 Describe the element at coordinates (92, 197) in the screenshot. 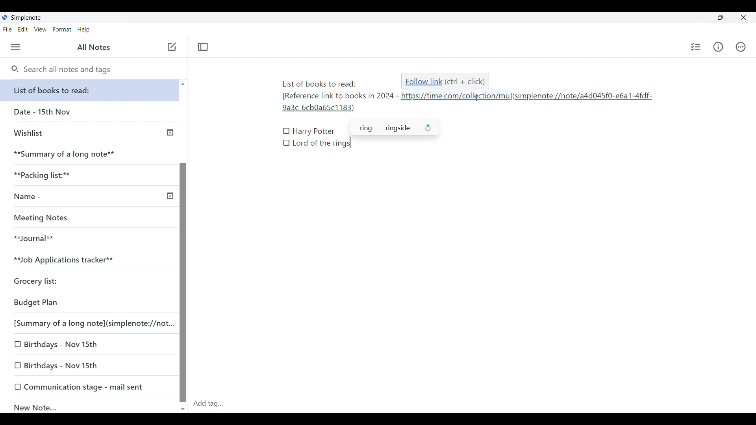

I see `Name -` at that location.